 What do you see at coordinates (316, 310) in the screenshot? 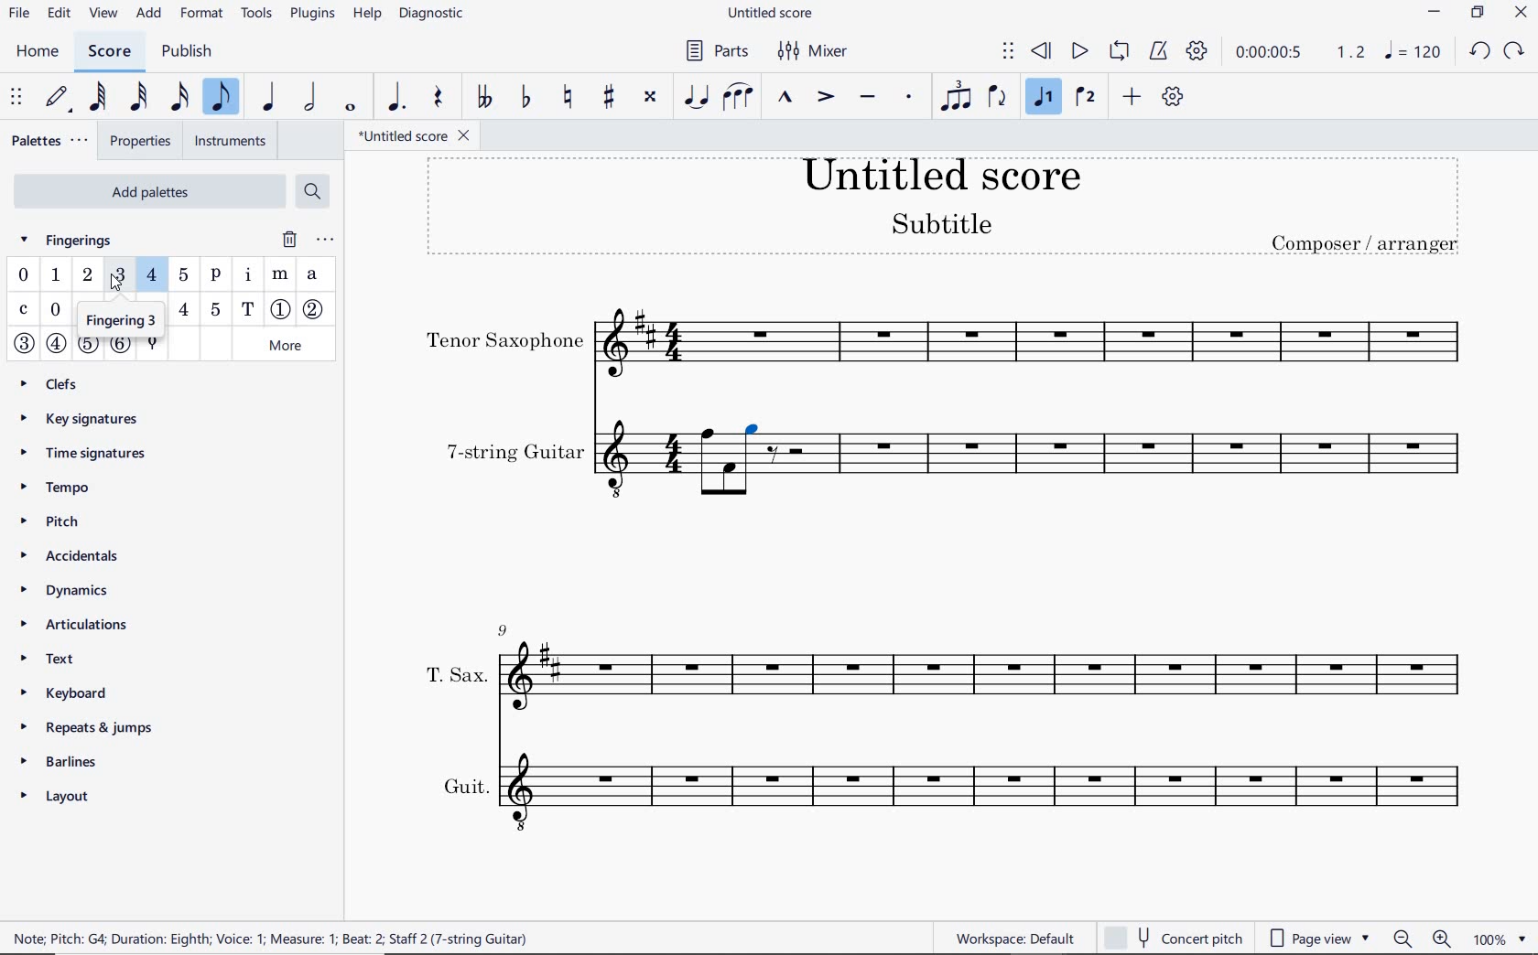
I see `string number 2` at bounding box center [316, 310].